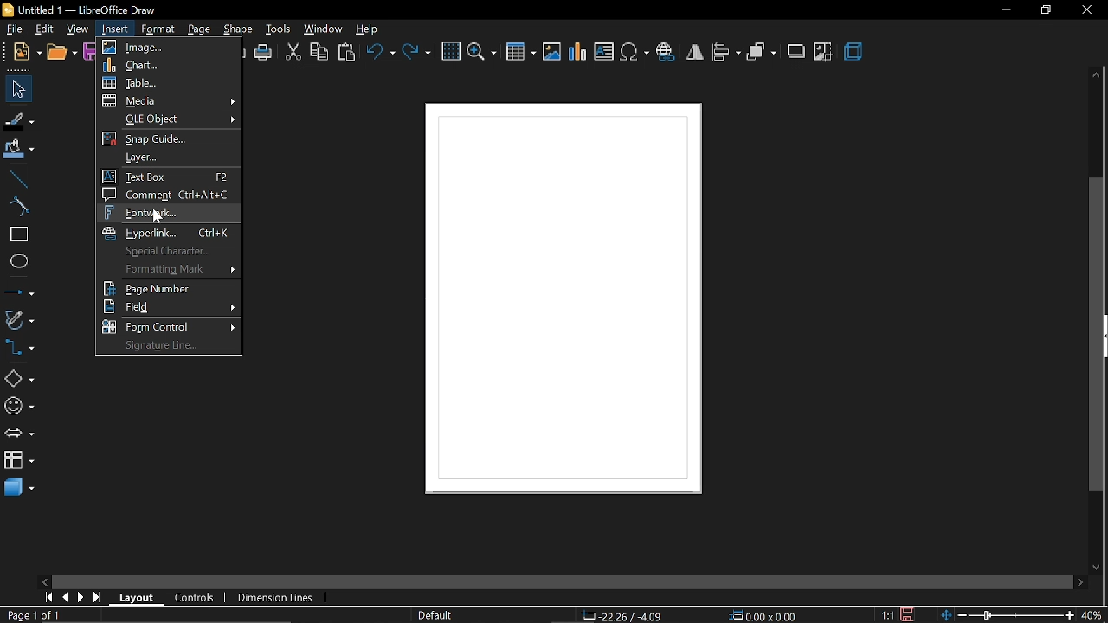 The image size is (1108, 623). I want to click on format, so click(158, 29).